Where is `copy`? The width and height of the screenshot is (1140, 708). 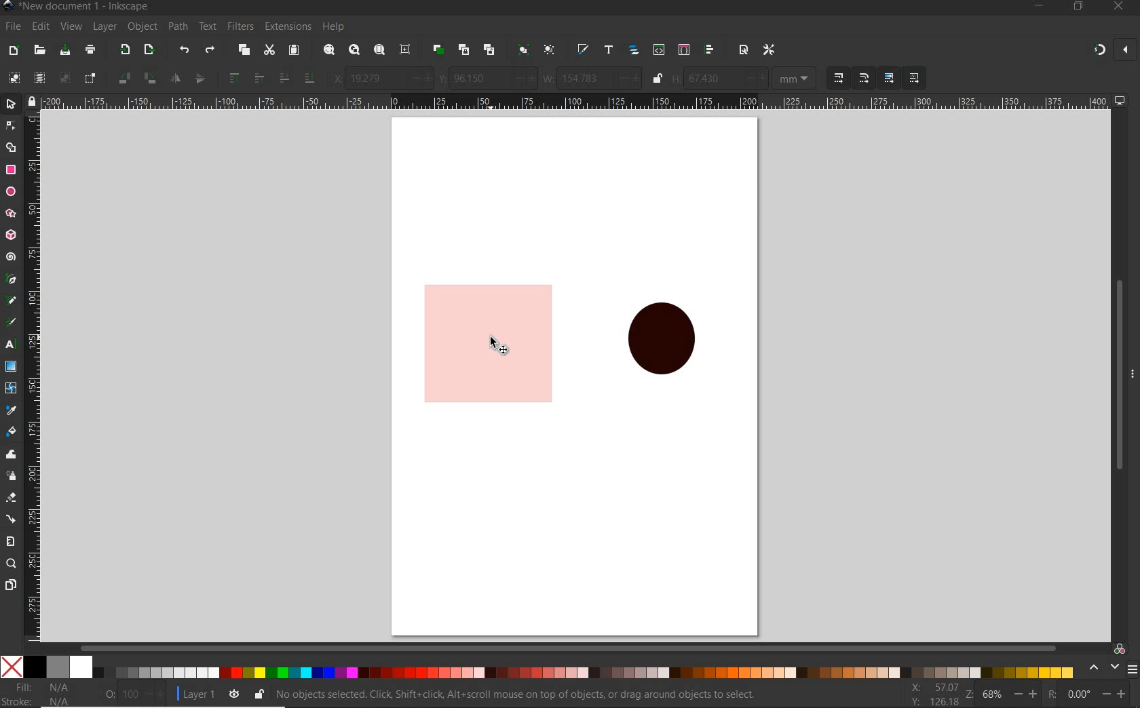
copy is located at coordinates (244, 50).